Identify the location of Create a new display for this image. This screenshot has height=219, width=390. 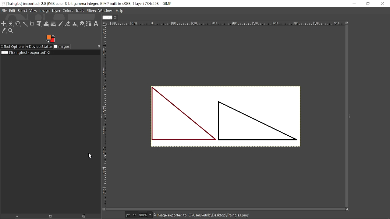
(49, 216).